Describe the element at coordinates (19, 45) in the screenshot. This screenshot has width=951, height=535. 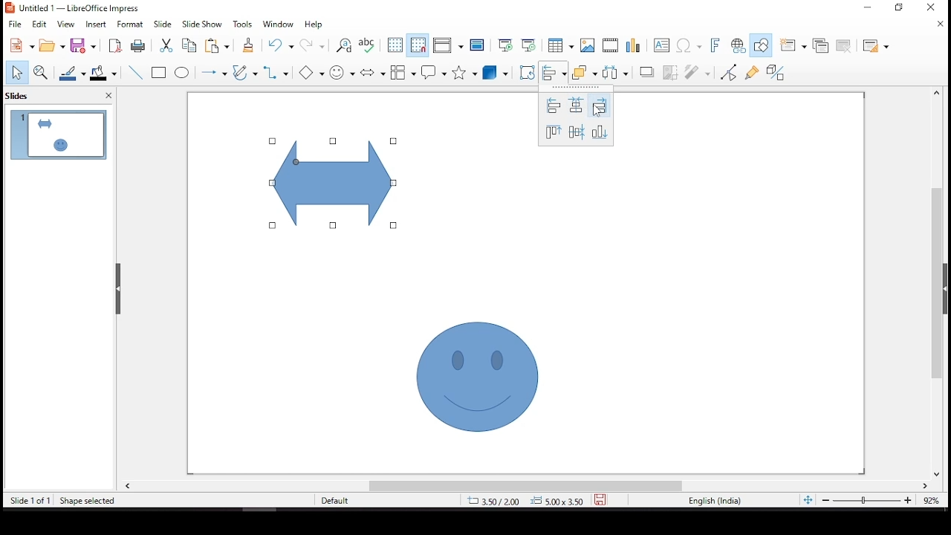
I see `new` at that location.